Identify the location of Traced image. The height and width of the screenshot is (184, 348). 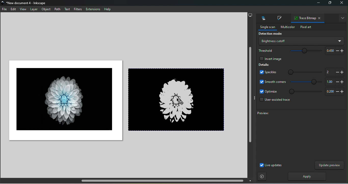
(178, 99).